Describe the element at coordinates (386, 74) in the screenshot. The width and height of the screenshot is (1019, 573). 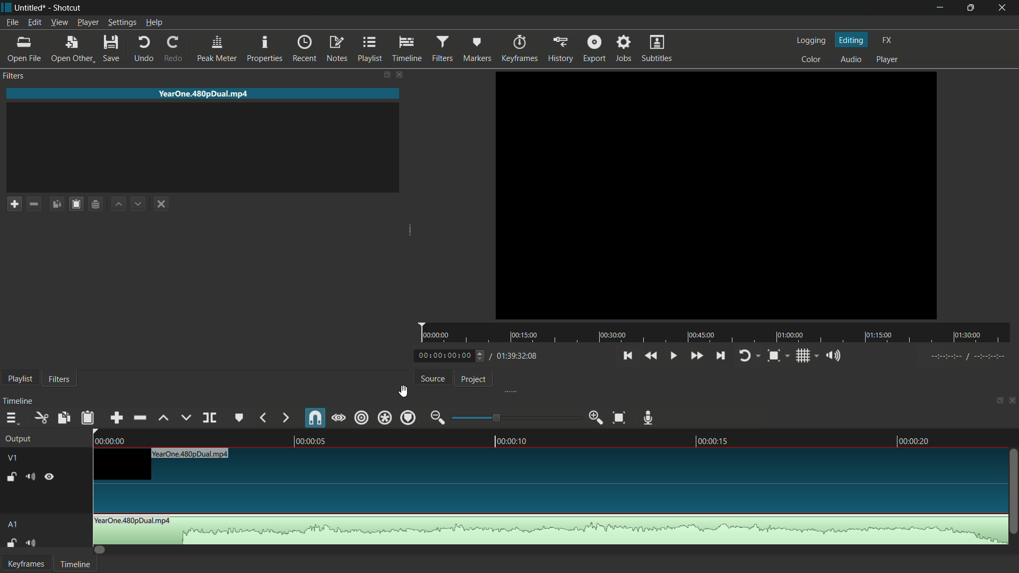
I see `change layout` at that location.